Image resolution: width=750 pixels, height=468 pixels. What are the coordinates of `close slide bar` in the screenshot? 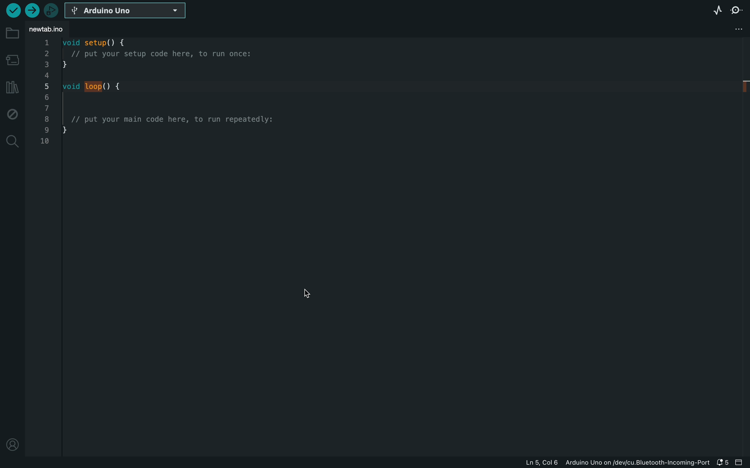 It's located at (741, 462).